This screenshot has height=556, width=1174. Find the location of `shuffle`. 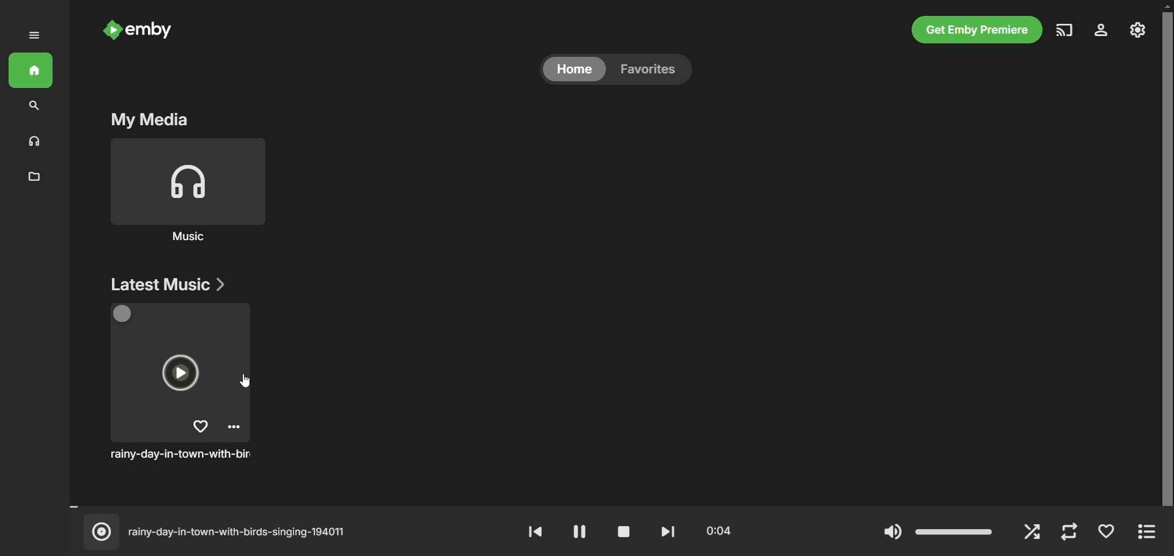

shuffle is located at coordinates (1033, 532).